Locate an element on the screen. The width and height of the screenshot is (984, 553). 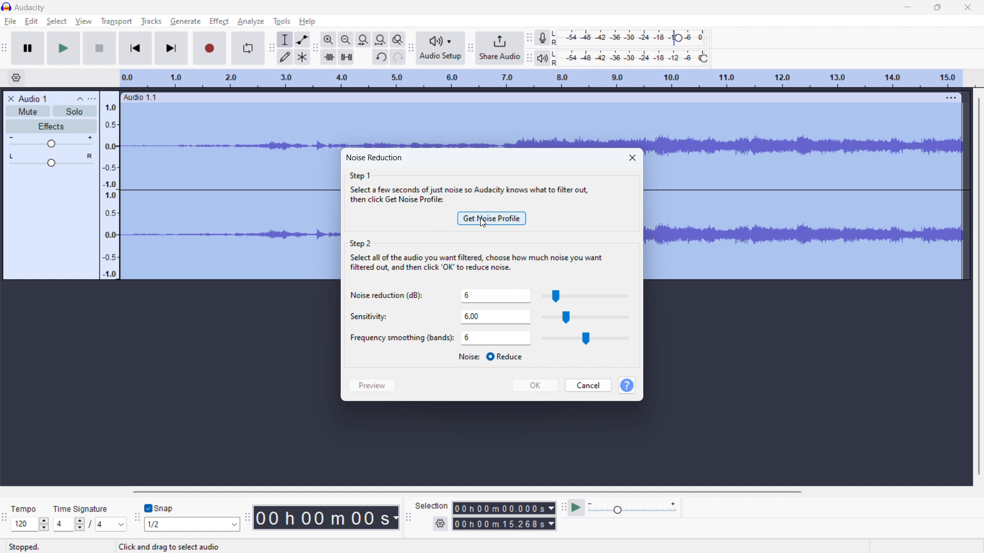
ok is located at coordinates (535, 385).